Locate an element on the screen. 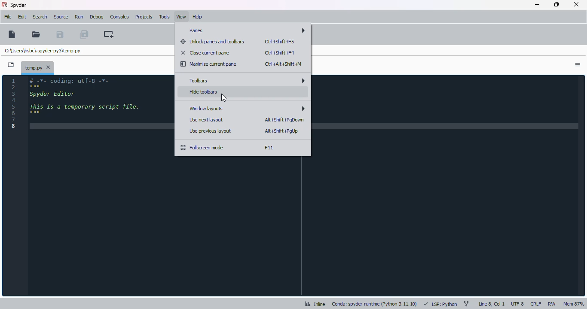 The height and width of the screenshot is (309, 587). LSP: python is located at coordinates (440, 303).